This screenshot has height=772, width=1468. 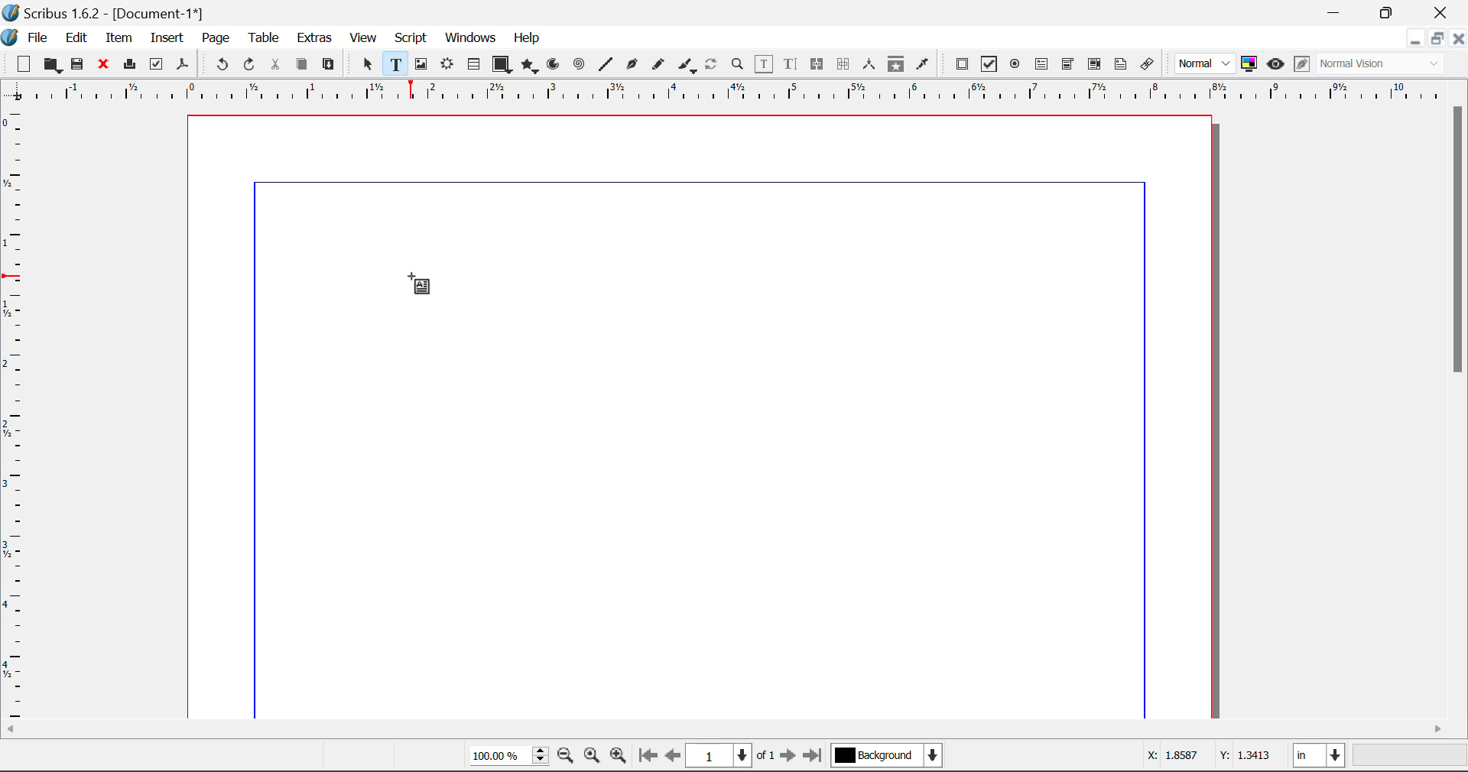 I want to click on Close, so click(x=1442, y=12).